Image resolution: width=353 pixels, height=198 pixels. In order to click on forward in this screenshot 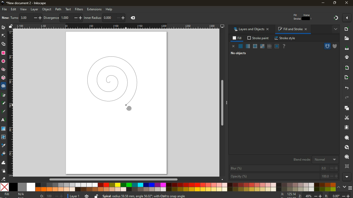, I will do `click(348, 98)`.